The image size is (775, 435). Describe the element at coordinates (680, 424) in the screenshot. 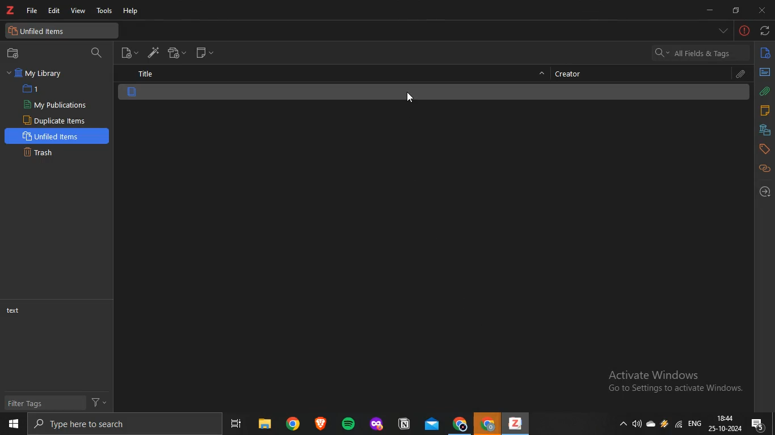

I see `wifi` at that location.